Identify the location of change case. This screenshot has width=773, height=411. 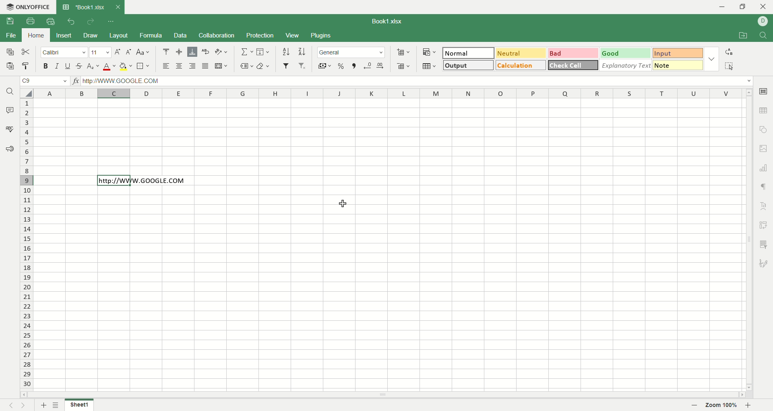
(143, 53).